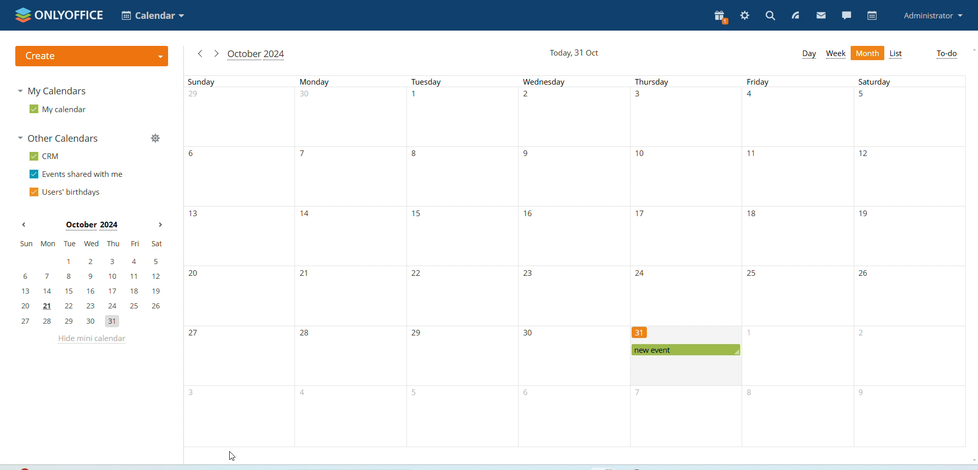 This screenshot has width=978, height=470. I want to click on calendar, so click(873, 15).